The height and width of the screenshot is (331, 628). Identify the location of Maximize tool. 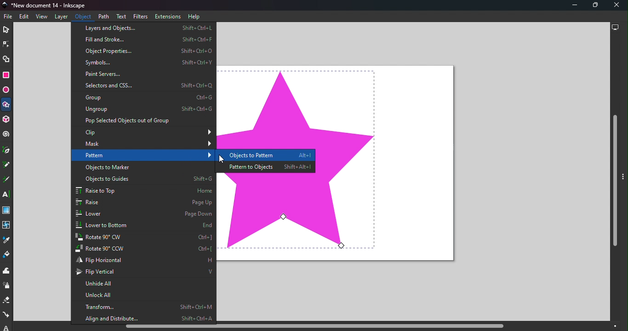
(593, 5).